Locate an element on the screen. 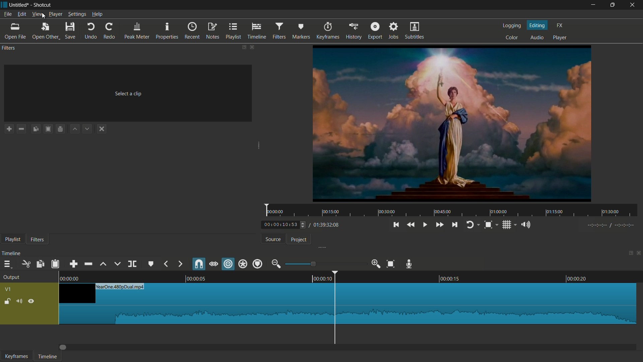 This screenshot has width=643, height=362. jobs is located at coordinates (393, 31).